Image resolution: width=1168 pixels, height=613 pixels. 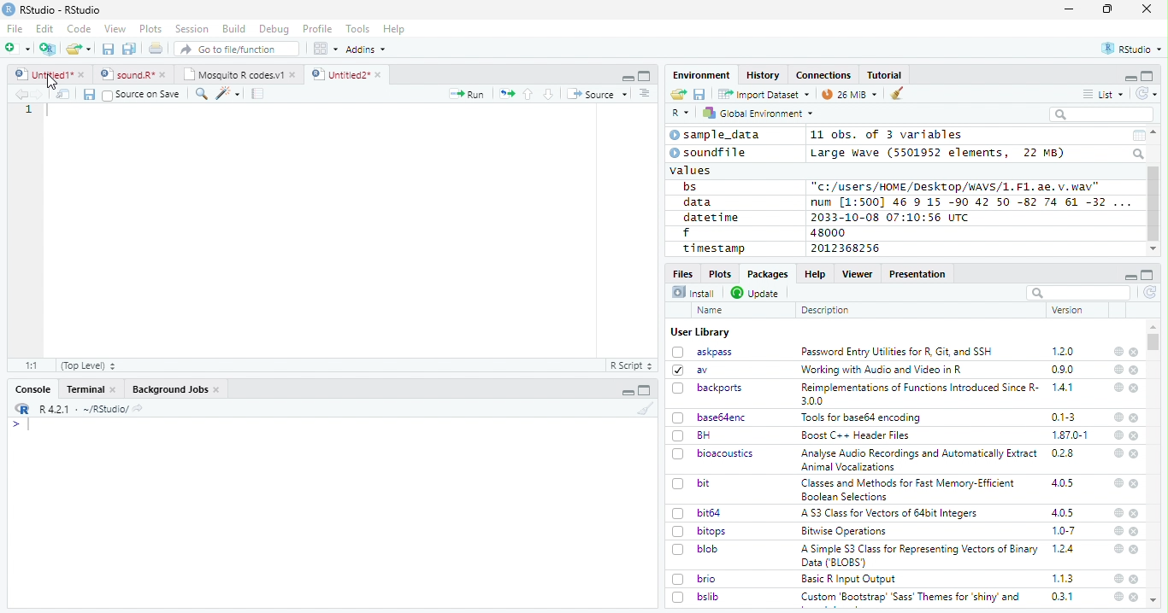 I want to click on typing cursor, so click(x=21, y=424).